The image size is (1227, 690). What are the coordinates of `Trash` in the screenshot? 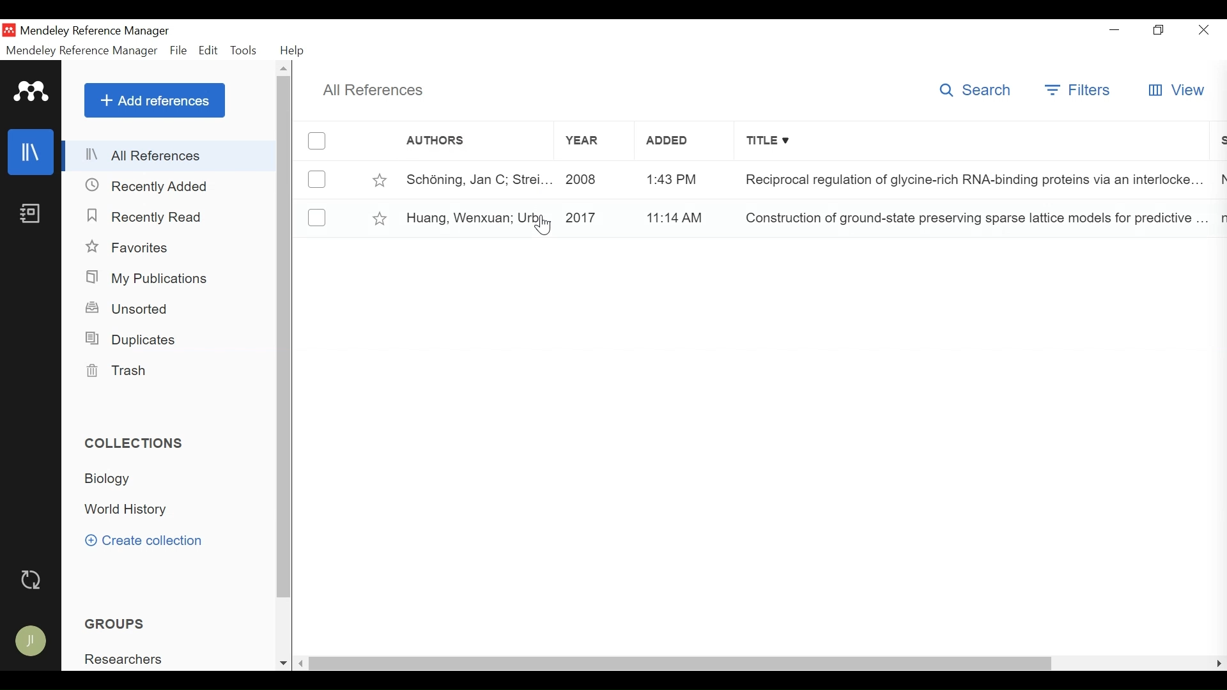 It's located at (114, 371).